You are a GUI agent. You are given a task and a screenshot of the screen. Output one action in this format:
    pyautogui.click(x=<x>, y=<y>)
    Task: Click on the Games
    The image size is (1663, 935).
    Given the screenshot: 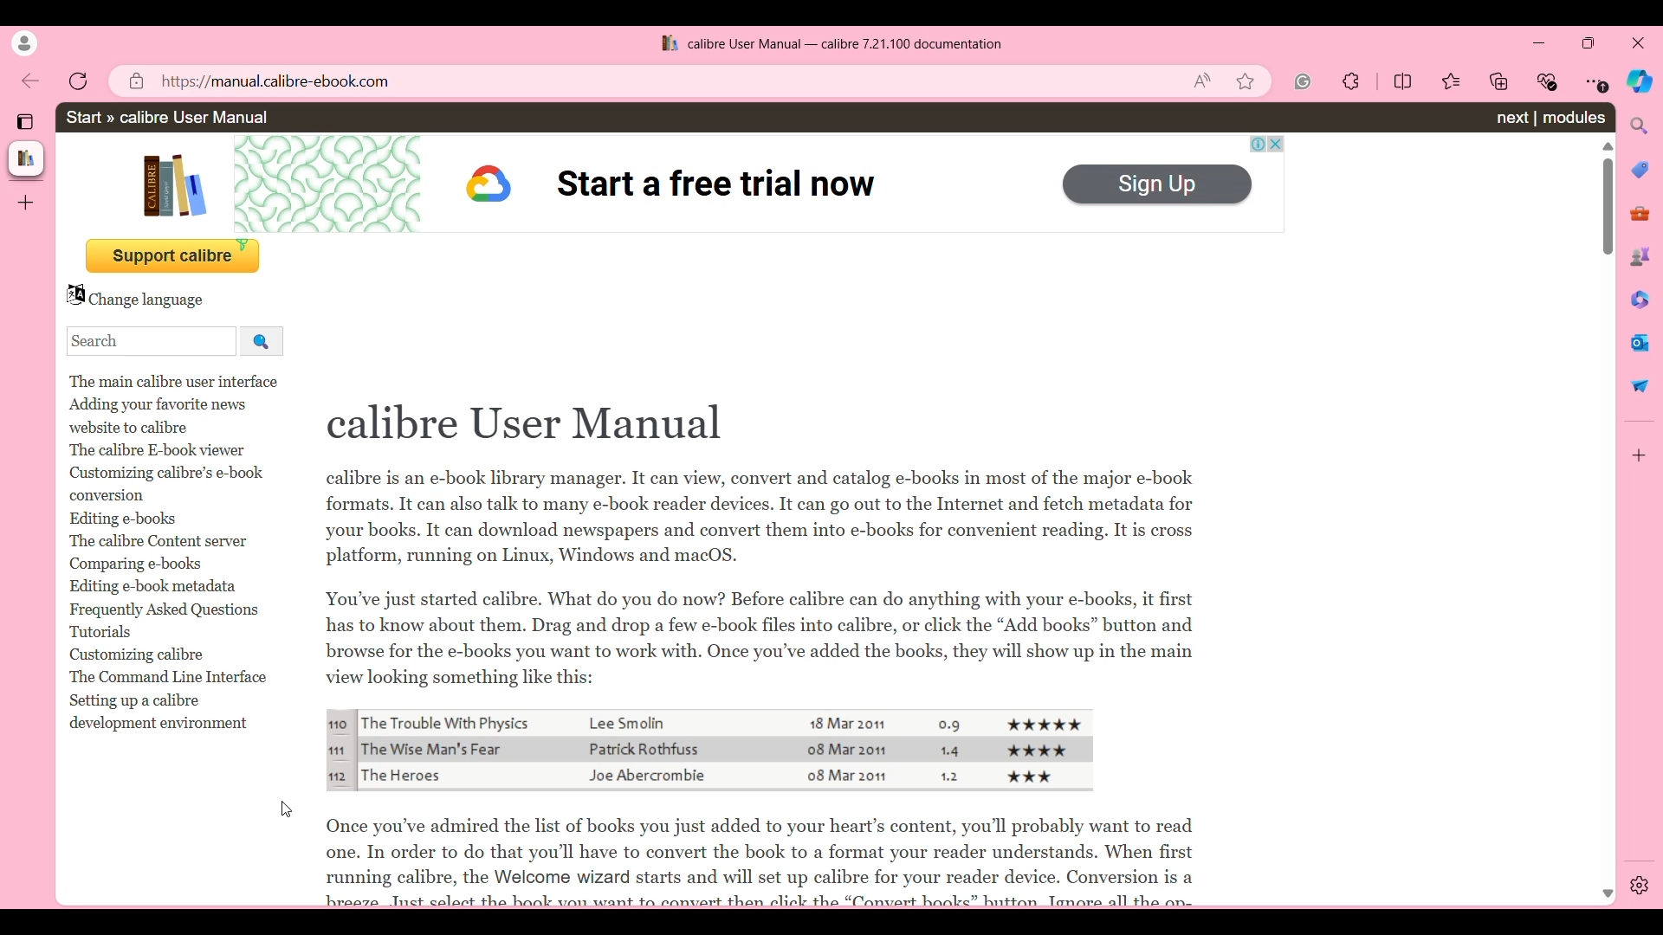 What is the action you would take?
    pyautogui.click(x=1640, y=256)
    